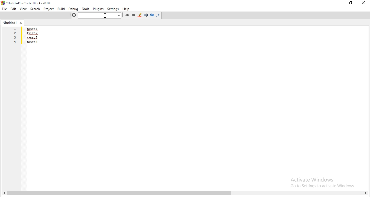 Image resolution: width=370 pixels, height=197 pixels. I want to click on cursor, so click(105, 16).